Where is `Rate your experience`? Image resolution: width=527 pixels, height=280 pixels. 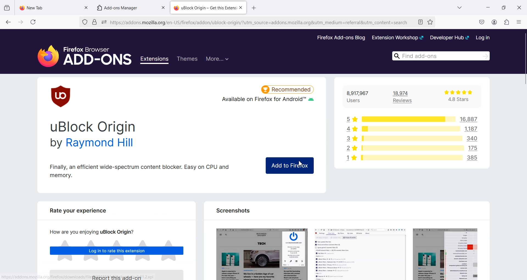
Rate your experience is located at coordinates (75, 212).